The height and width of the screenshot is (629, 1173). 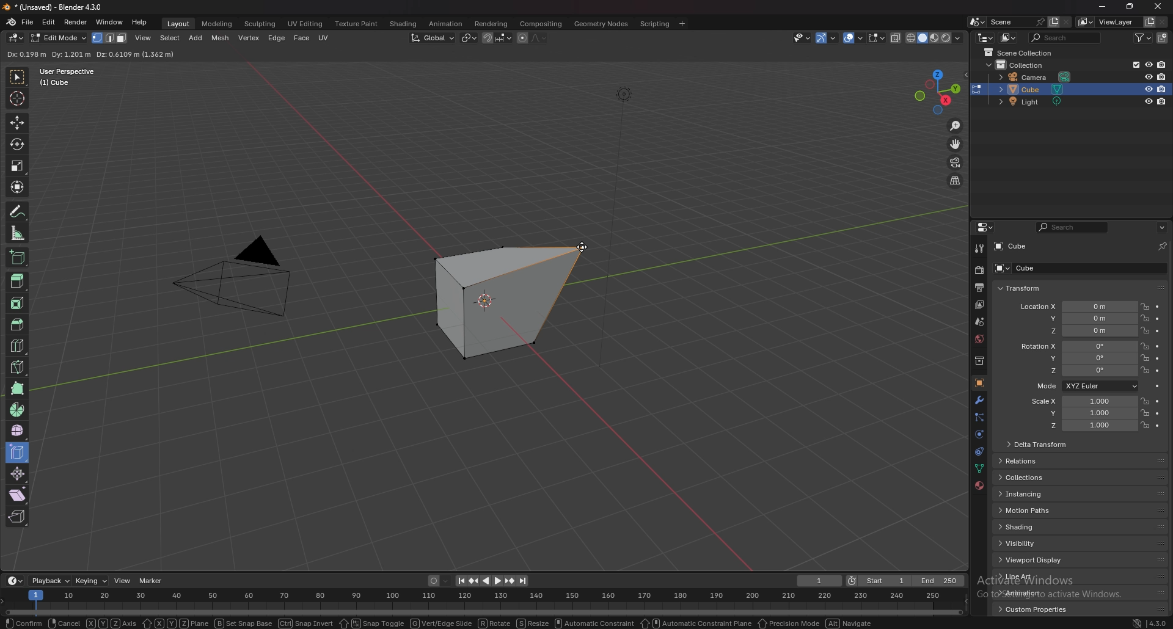 What do you see at coordinates (110, 38) in the screenshot?
I see `select mode` at bounding box center [110, 38].